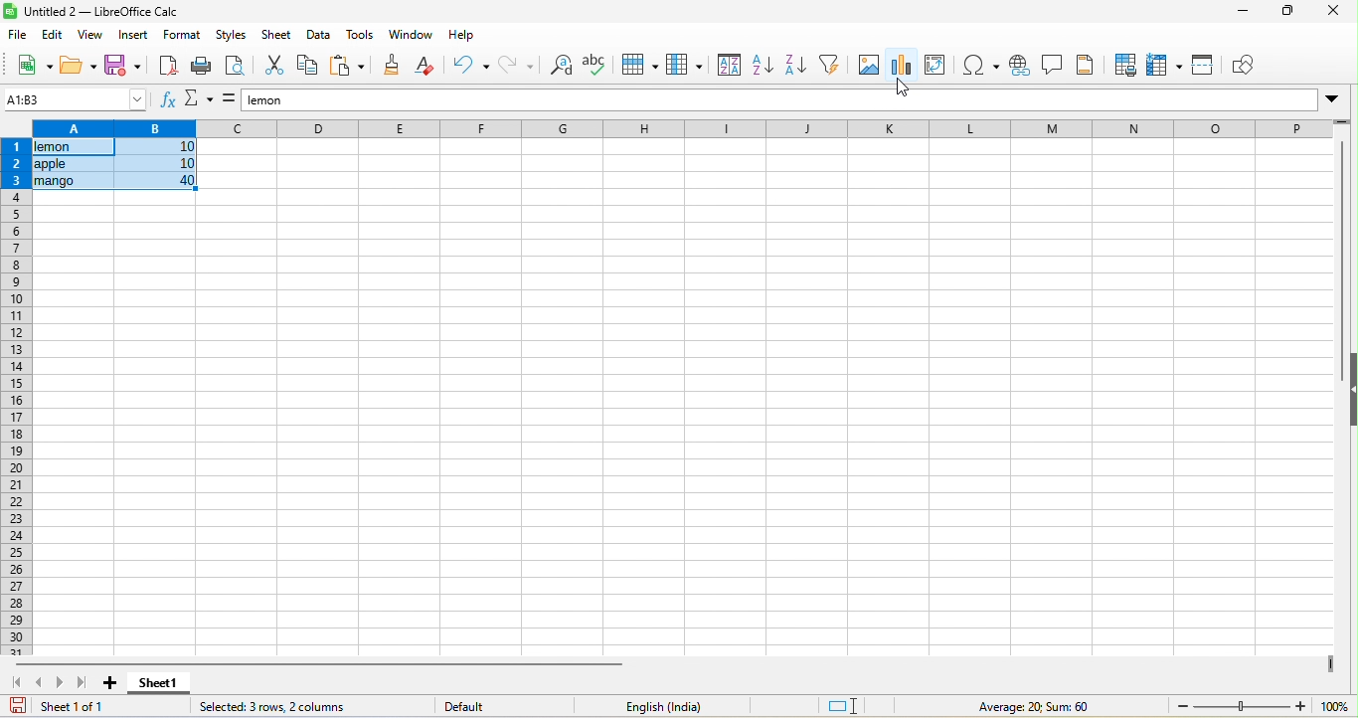 The width and height of the screenshot is (1358, 718). What do you see at coordinates (1337, 707) in the screenshot?
I see `zoom` at bounding box center [1337, 707].